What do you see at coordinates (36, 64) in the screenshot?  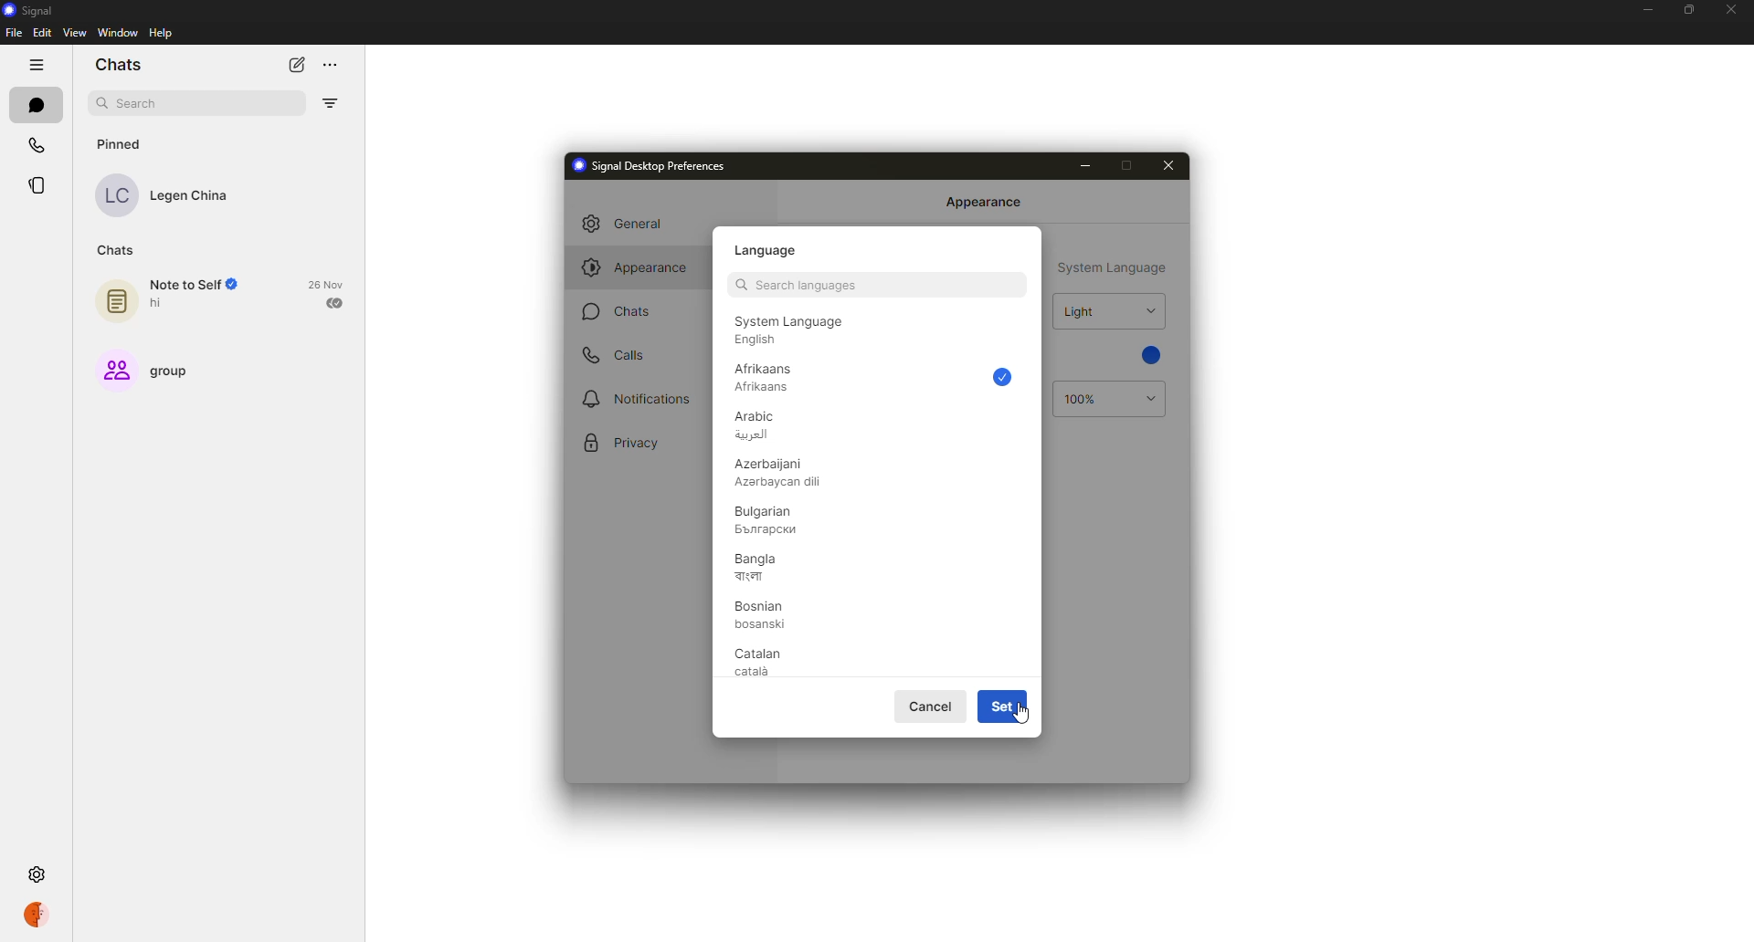 I see `hide tabs` at bounding box center [36, 64].